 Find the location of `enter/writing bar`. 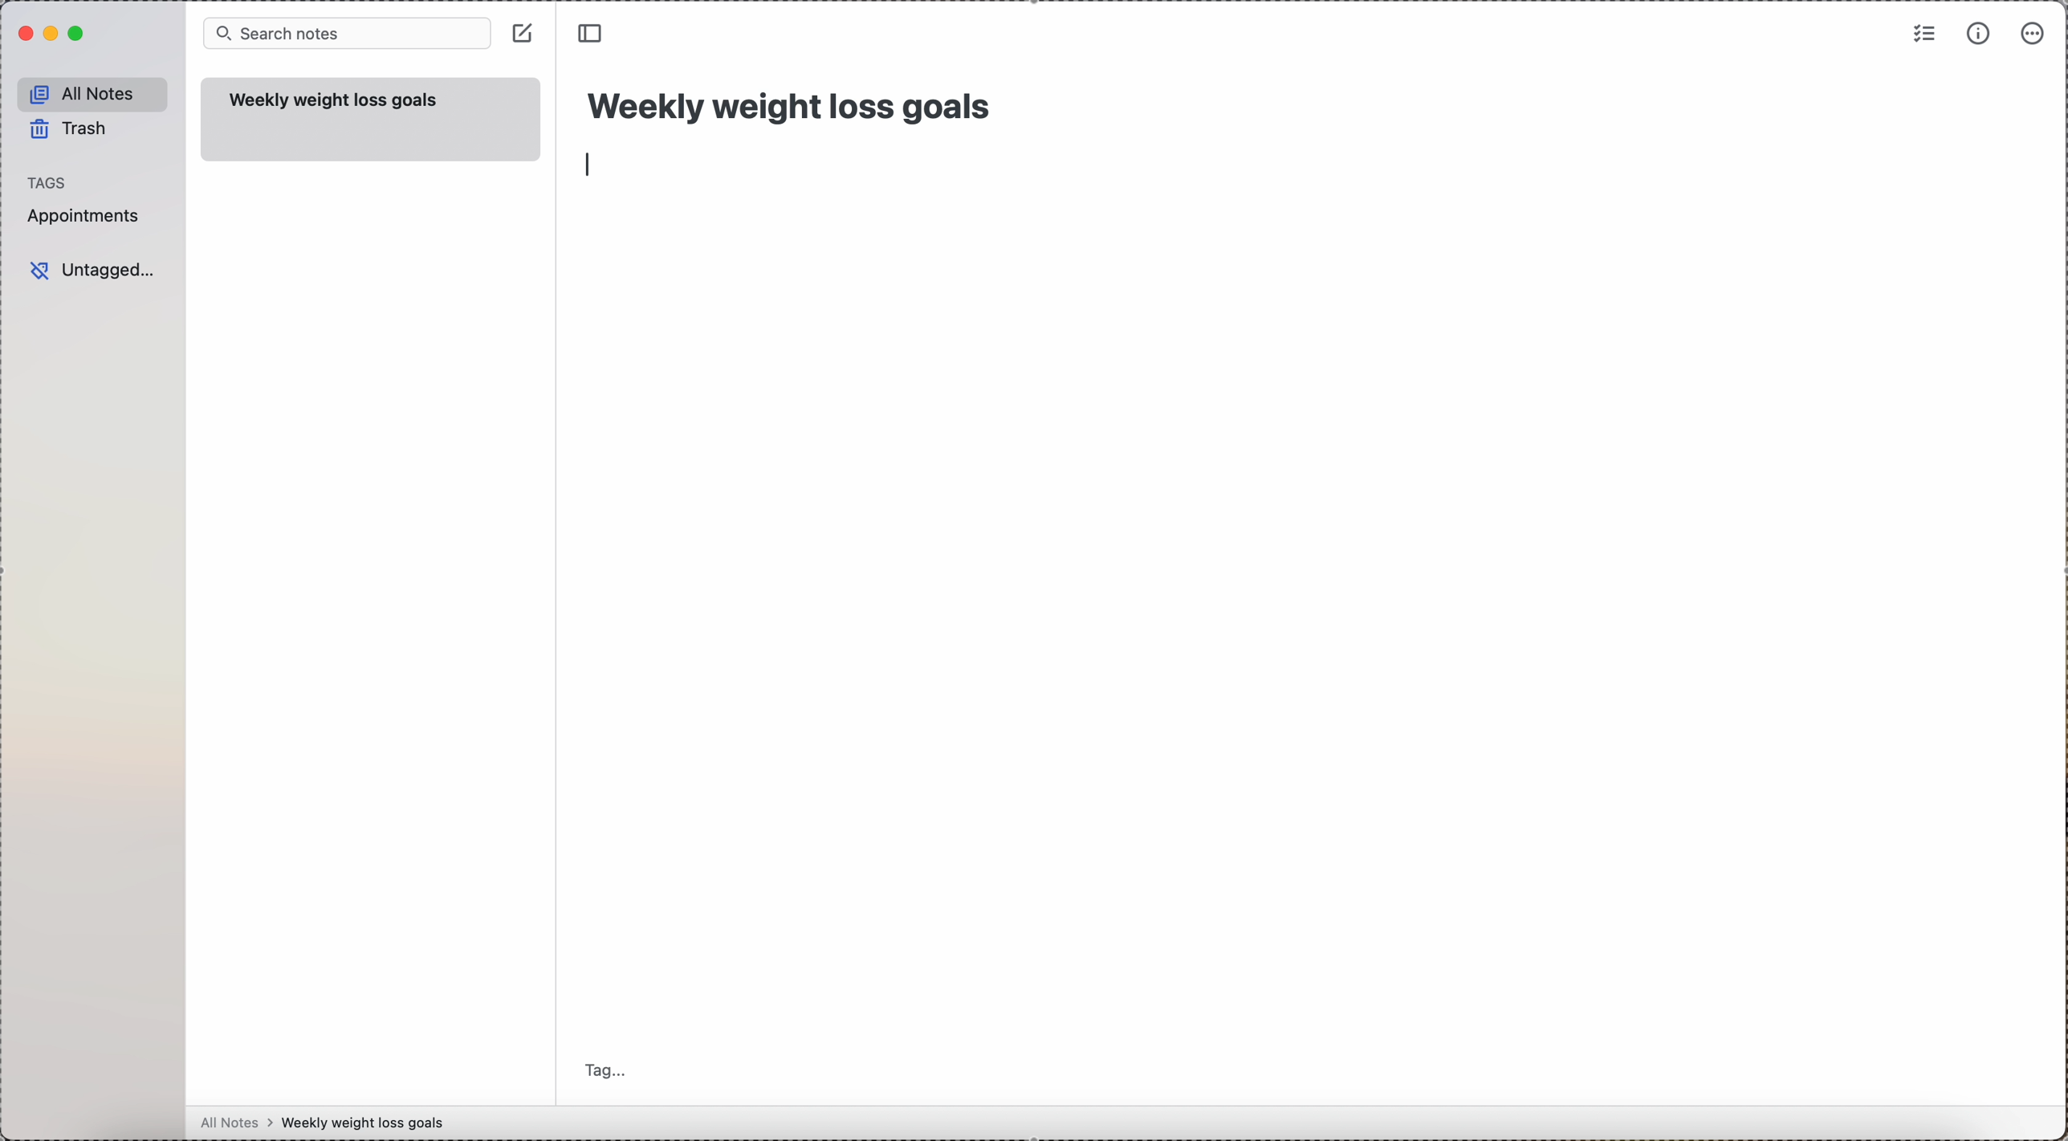

enter/writing bar is located at coordinates (591, 163).